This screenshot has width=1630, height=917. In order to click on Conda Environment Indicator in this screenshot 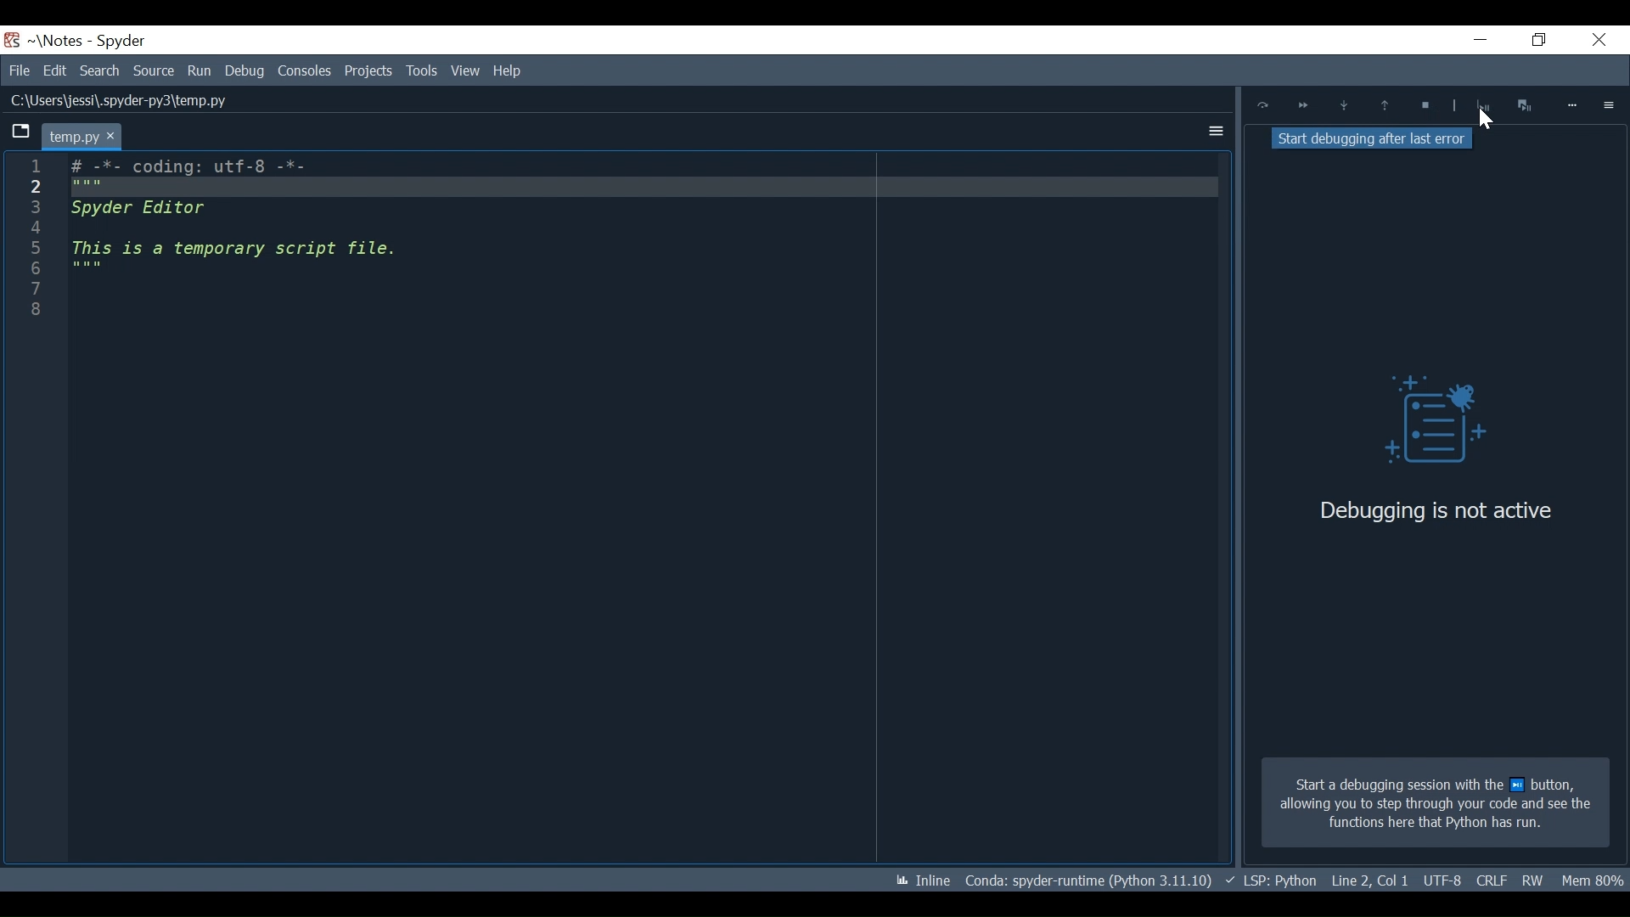, I will do `click(1087, 880)`.